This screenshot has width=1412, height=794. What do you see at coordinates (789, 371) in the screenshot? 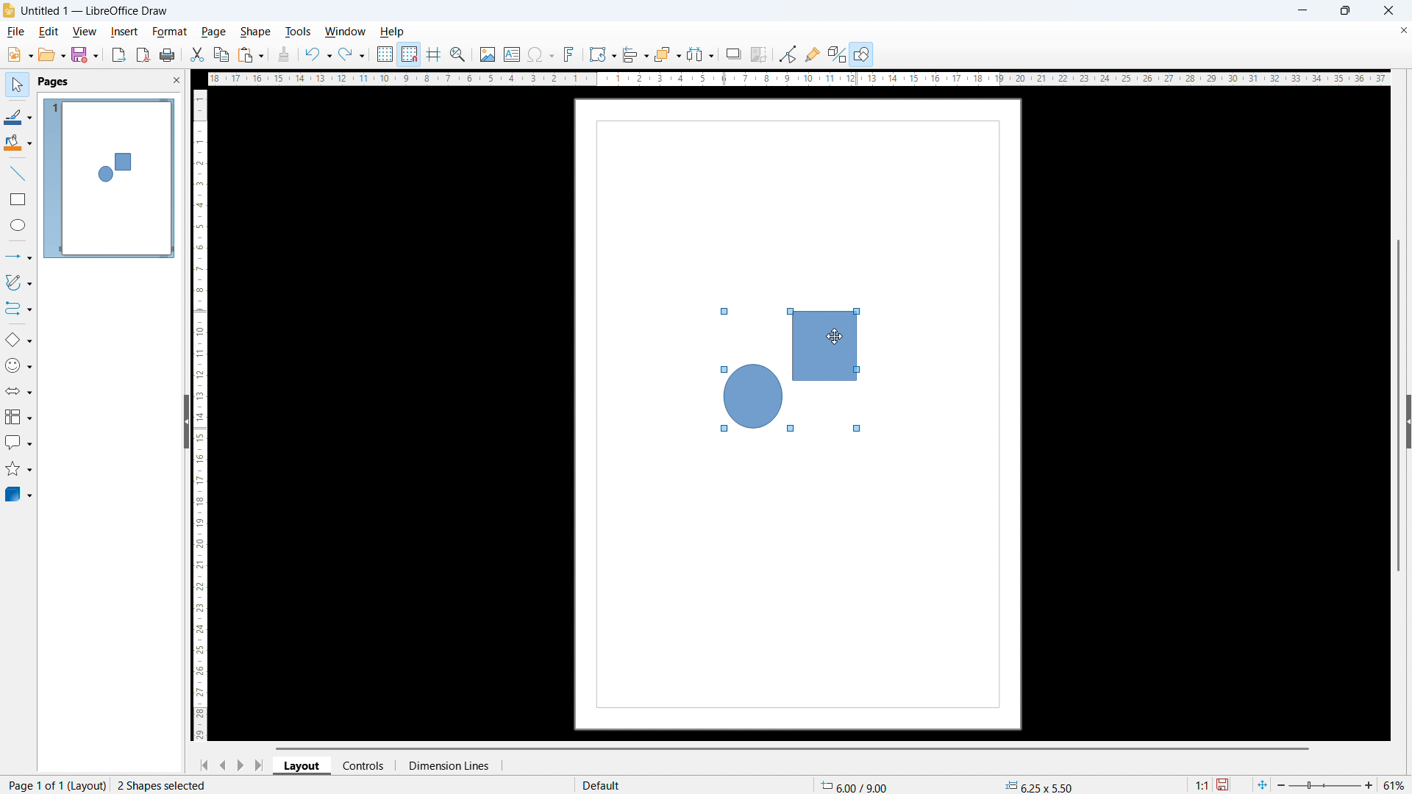
I see `shapes selected` at bounding box center [789, 371].